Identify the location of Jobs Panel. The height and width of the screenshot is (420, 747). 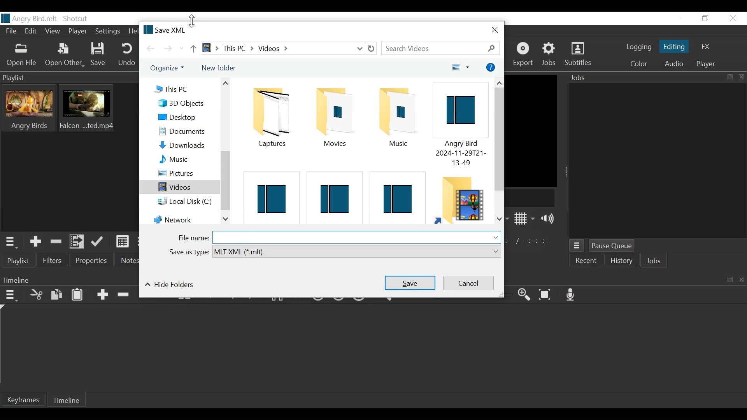
(659, 163).